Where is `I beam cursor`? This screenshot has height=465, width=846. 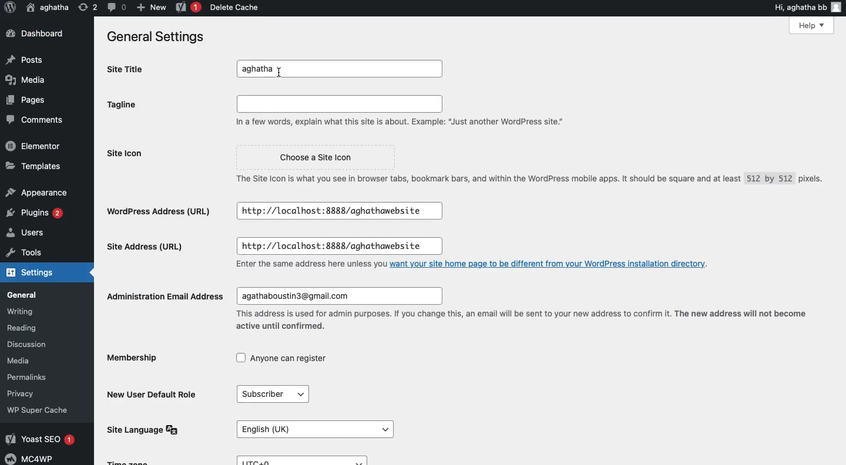
I beam cursor is located at coordinates (281, 73).